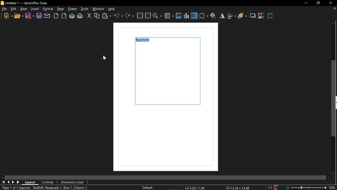  What do you see at coordinates (106, 16) in the screenshot?
I see `paste` at bounding box center [106, 16].